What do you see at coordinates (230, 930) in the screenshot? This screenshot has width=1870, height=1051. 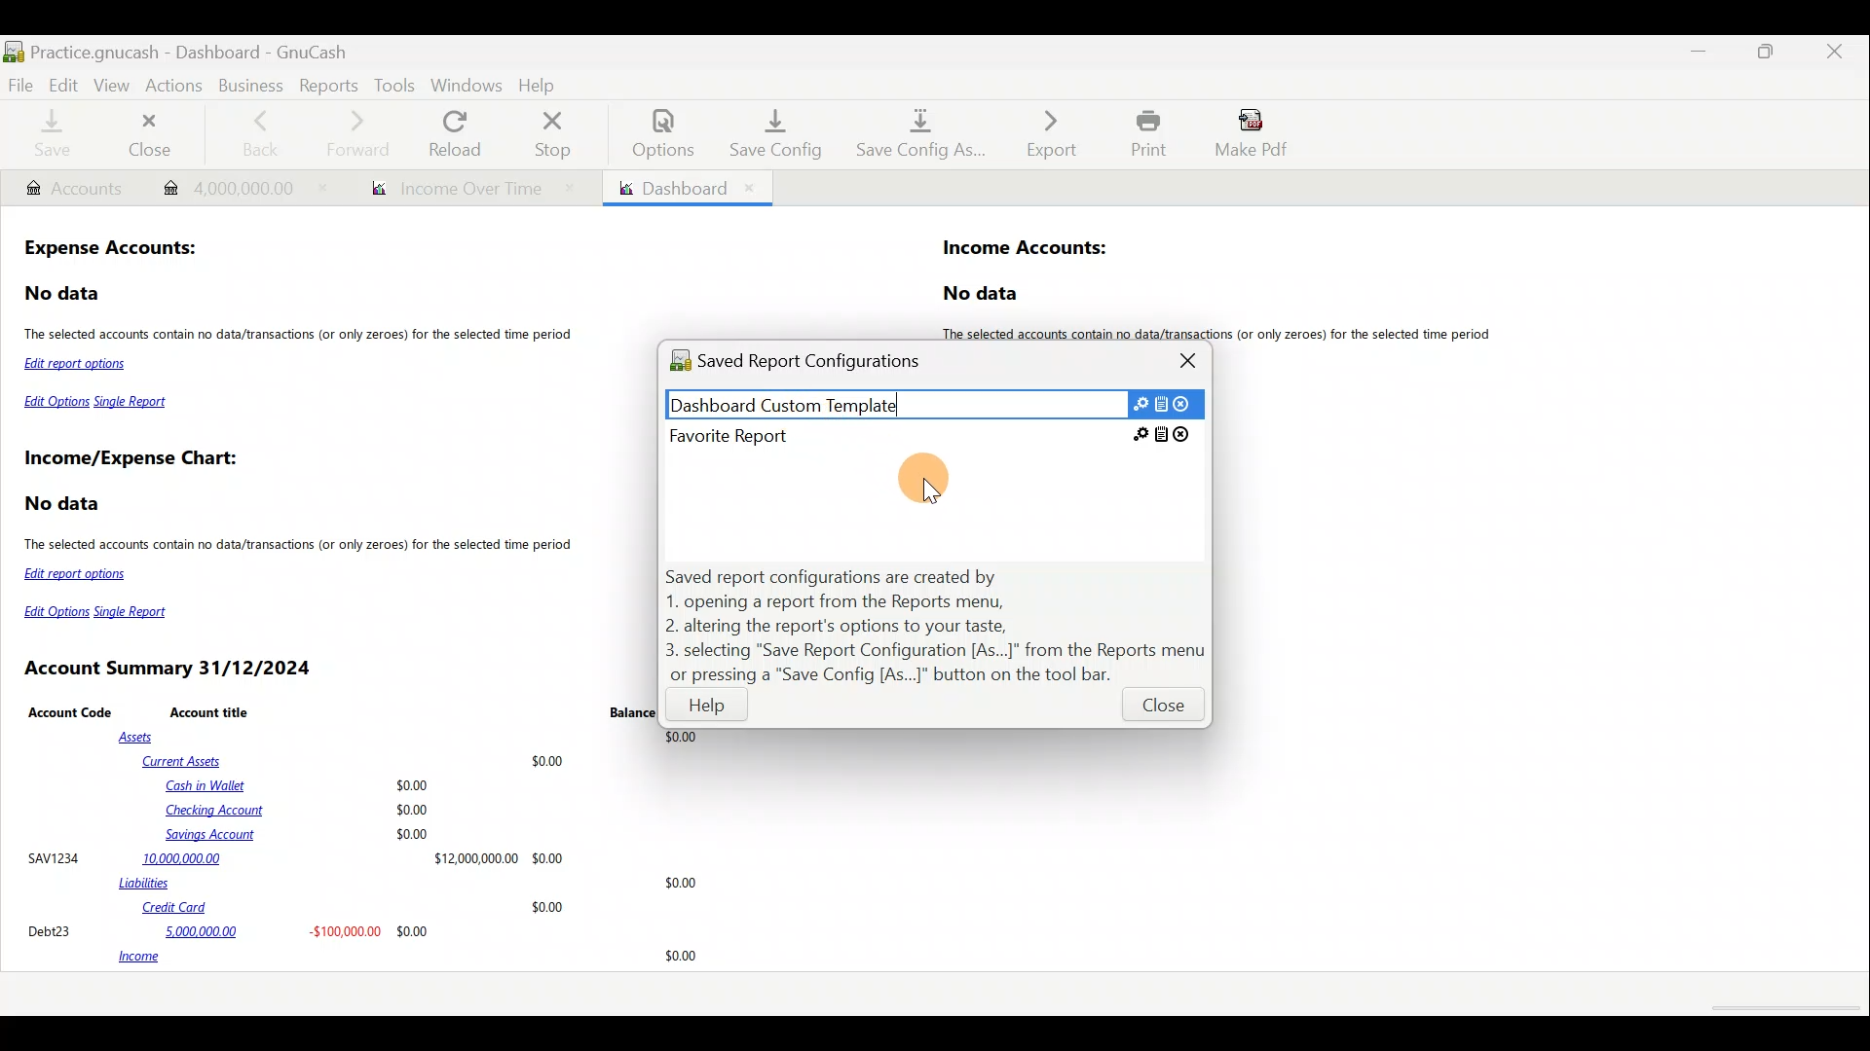 I see `Debt23 5,000,000.00 -$100,000.00 $0.00` at bounding box center [230, 930].